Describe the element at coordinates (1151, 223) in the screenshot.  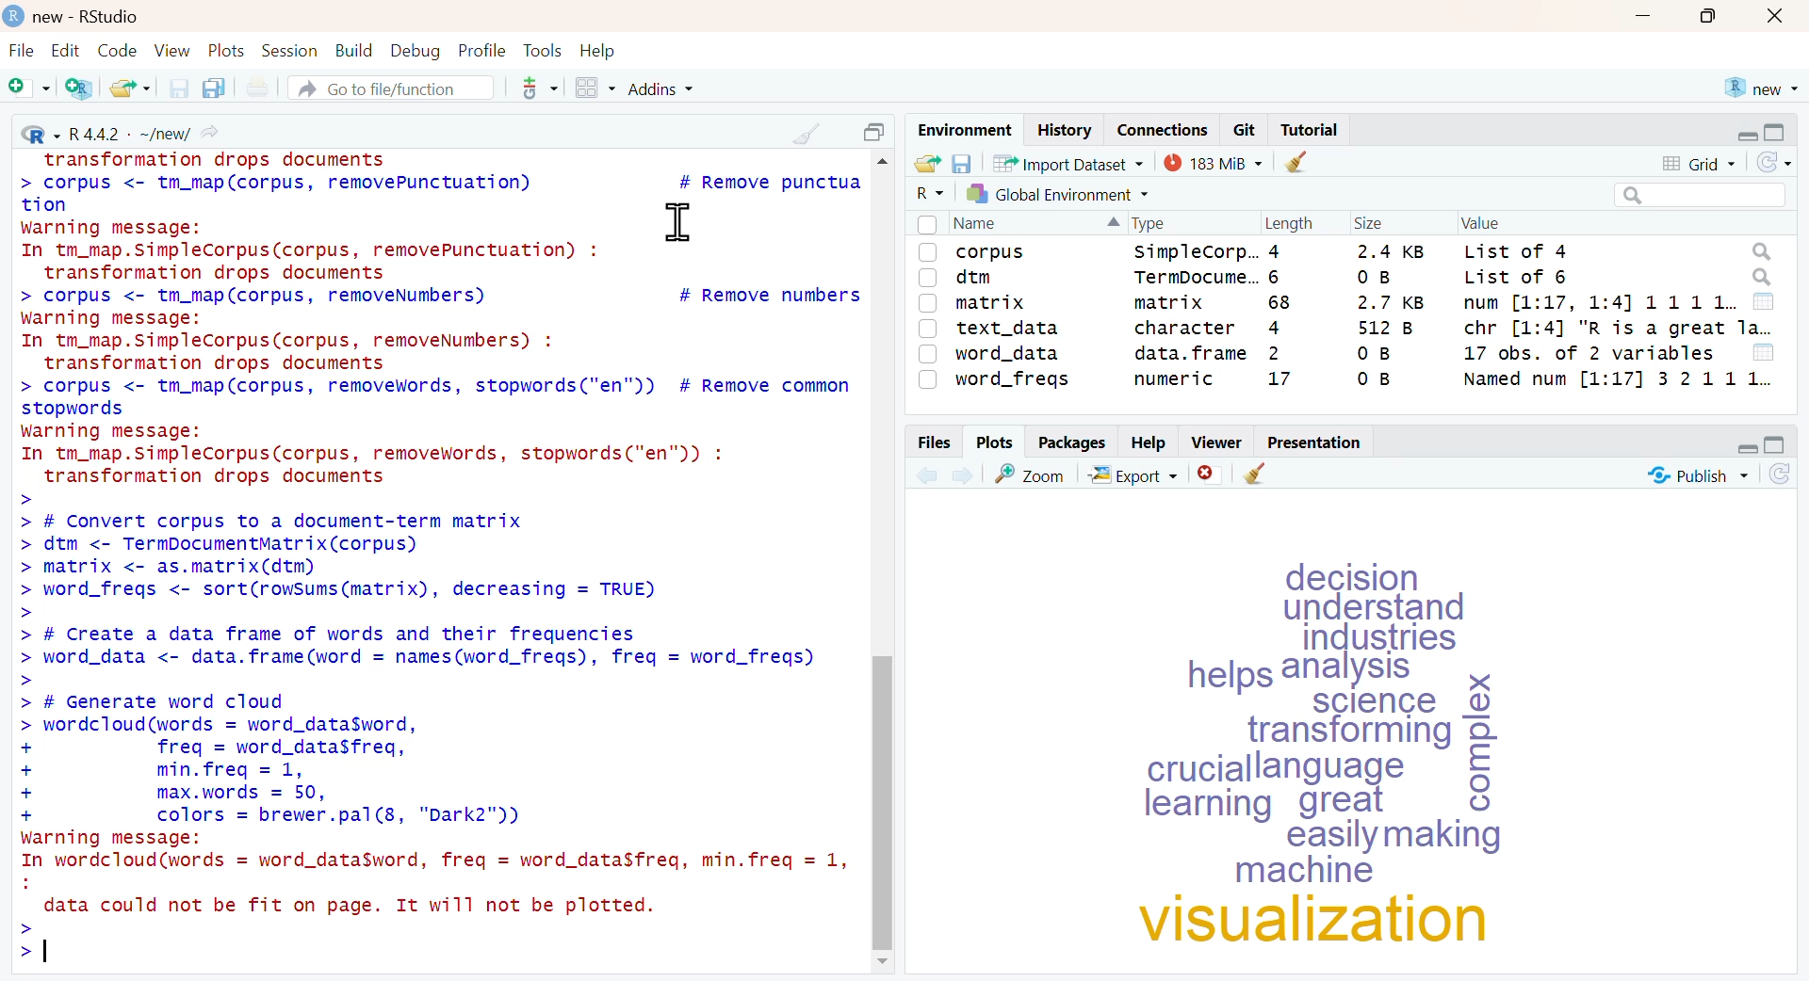
I see `Type` at that location.